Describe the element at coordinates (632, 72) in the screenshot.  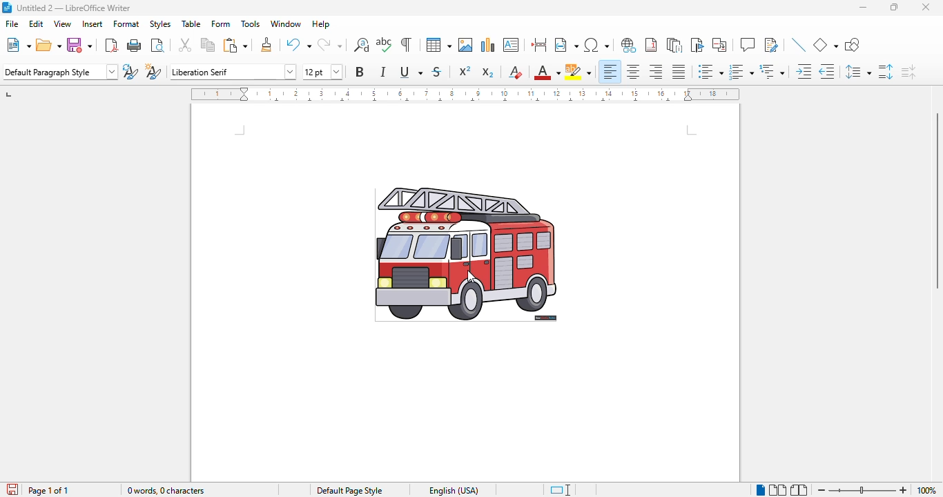
I see `align center` at that location.